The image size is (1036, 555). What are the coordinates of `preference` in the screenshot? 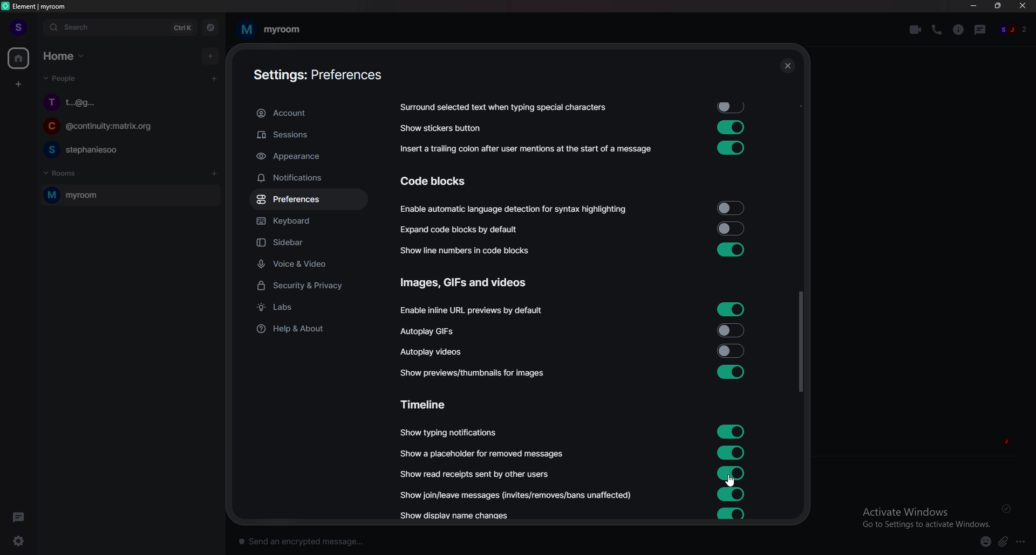 It's located at (308, 200).